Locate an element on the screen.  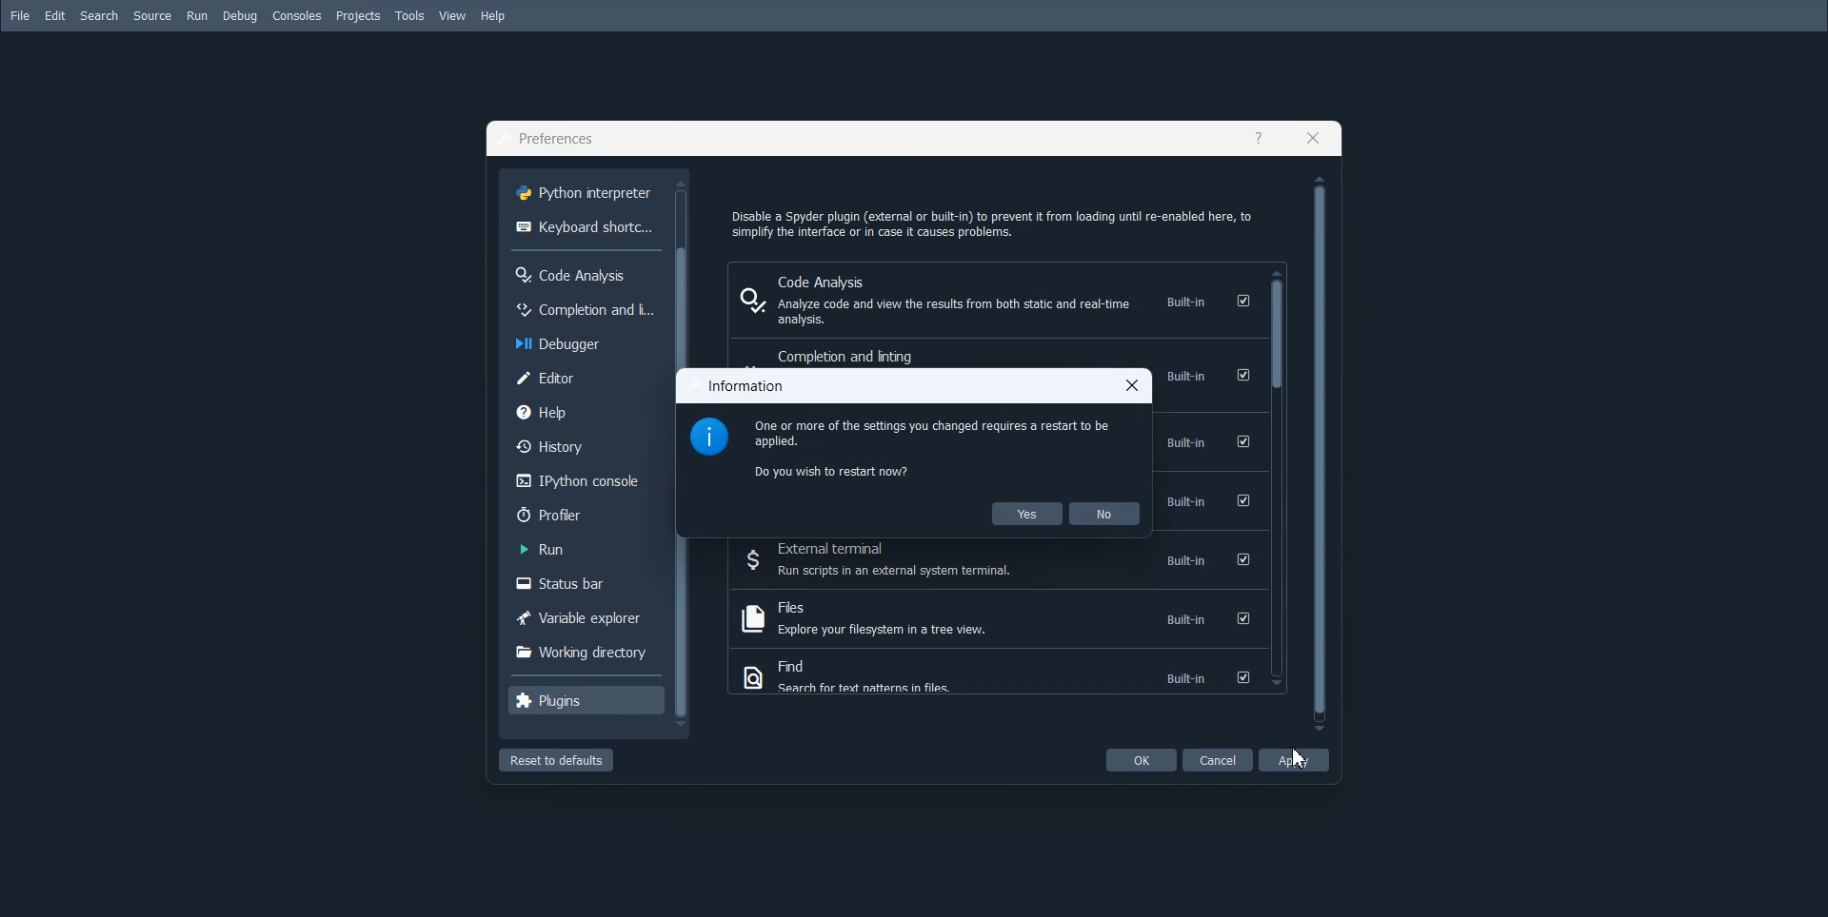
Tools is located at coordinates (409, 16).